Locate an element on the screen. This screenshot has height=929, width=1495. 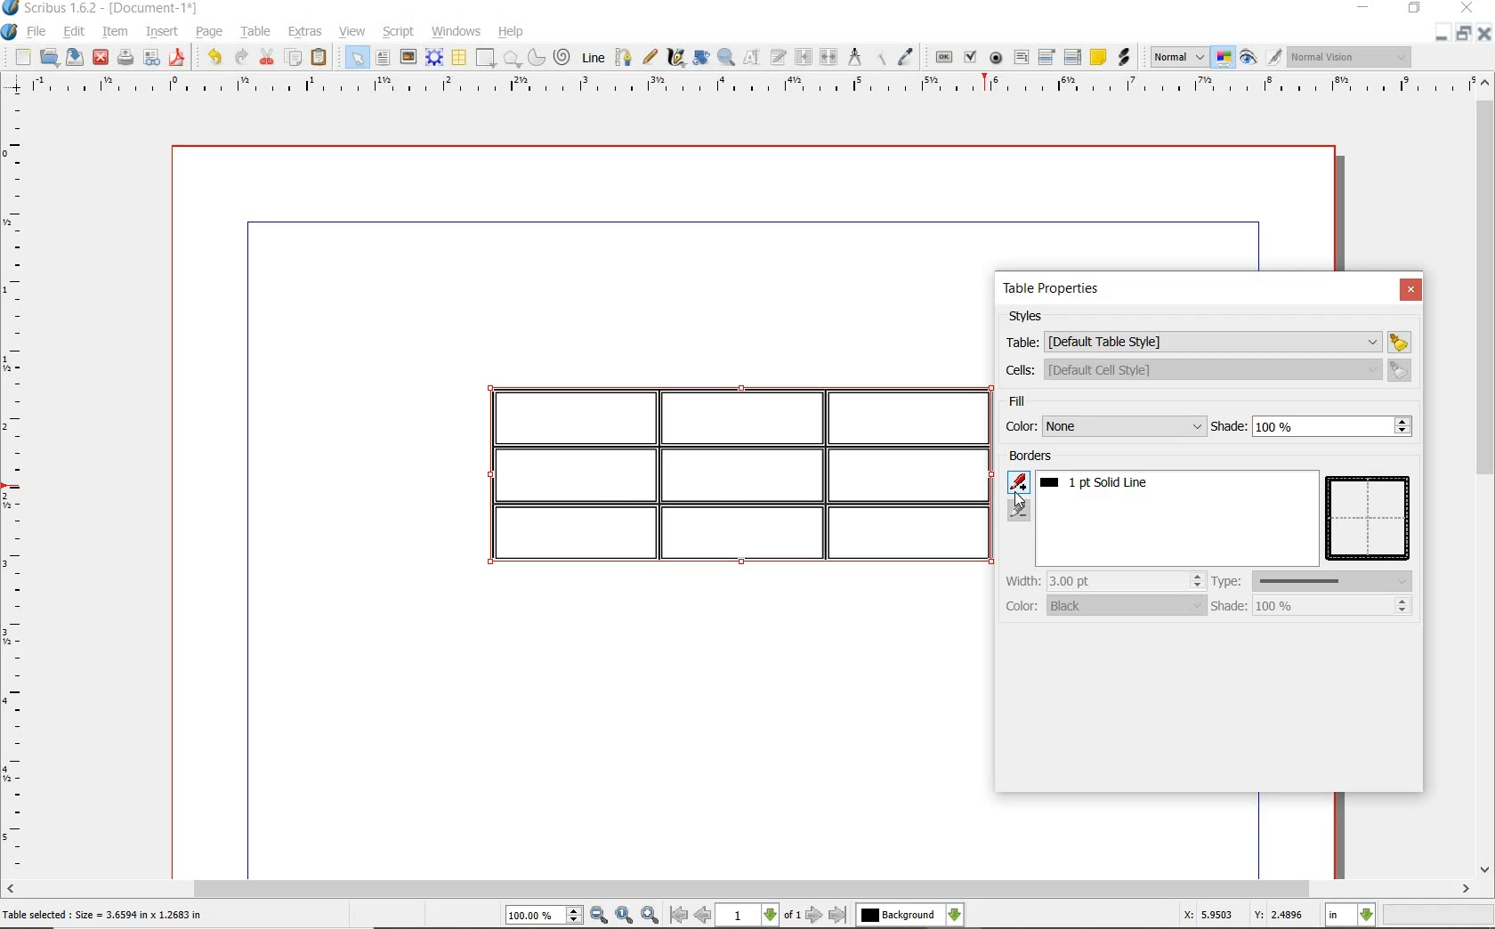
zoom in and out is located at coordinates (727, 58).